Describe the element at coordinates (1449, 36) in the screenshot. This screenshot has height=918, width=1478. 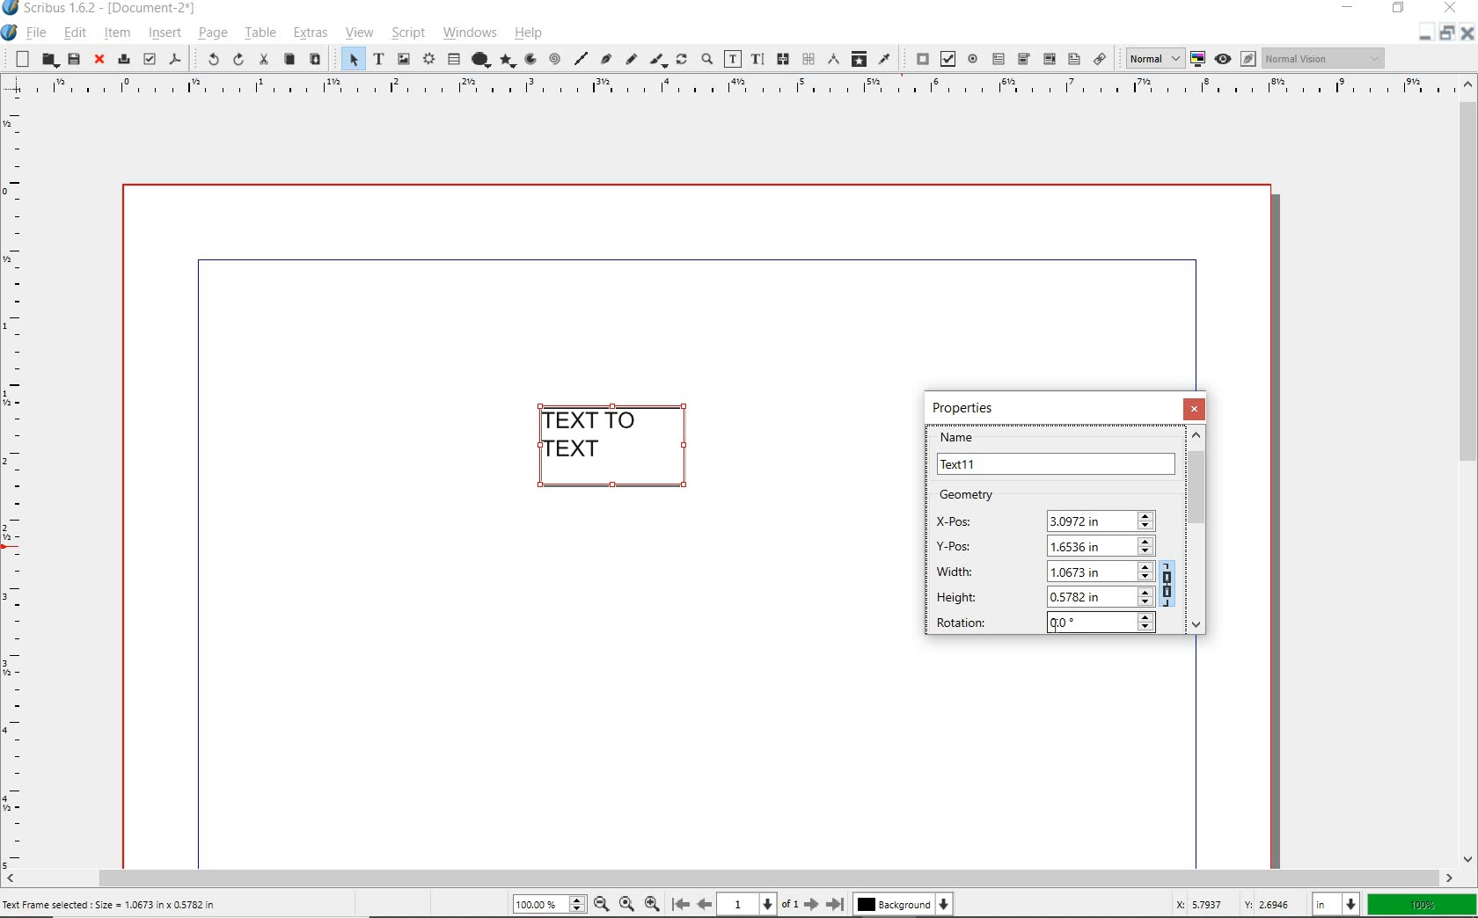
I see `restore` at that location.